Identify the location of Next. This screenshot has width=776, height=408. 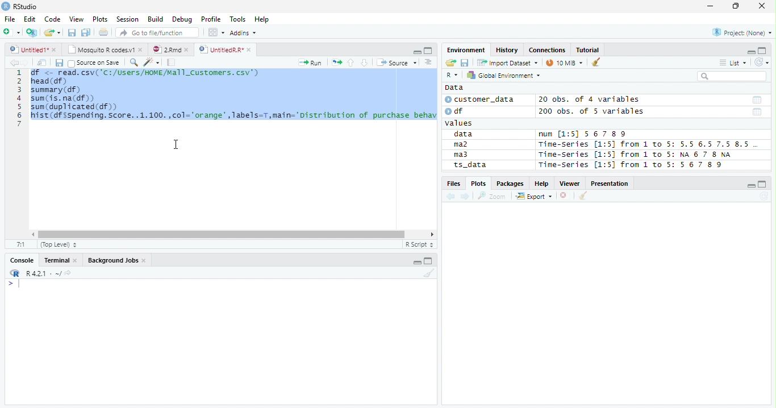
(26, 63).